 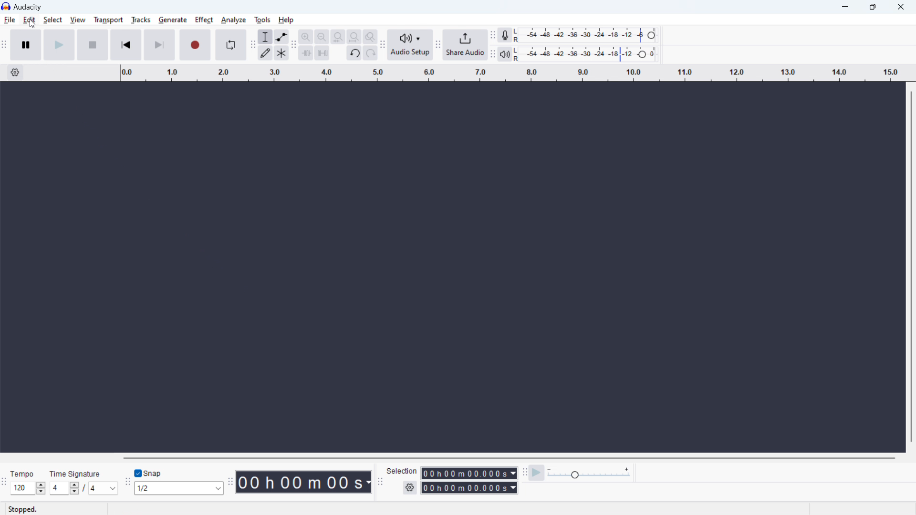 I want to click on silence audio selection, so click(x=323, y=52).